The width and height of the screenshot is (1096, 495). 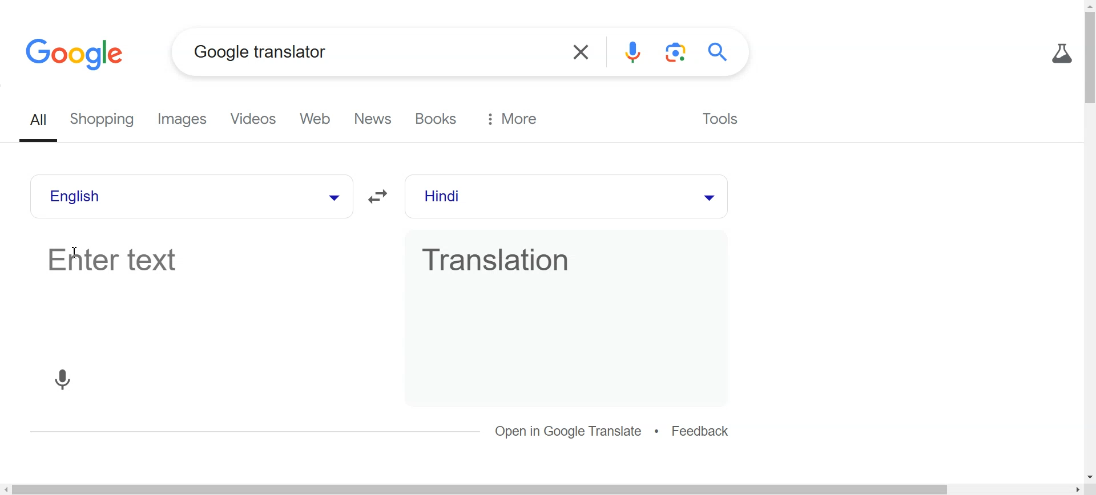 I want to click on Drop down box, so click(x=707, y=196).